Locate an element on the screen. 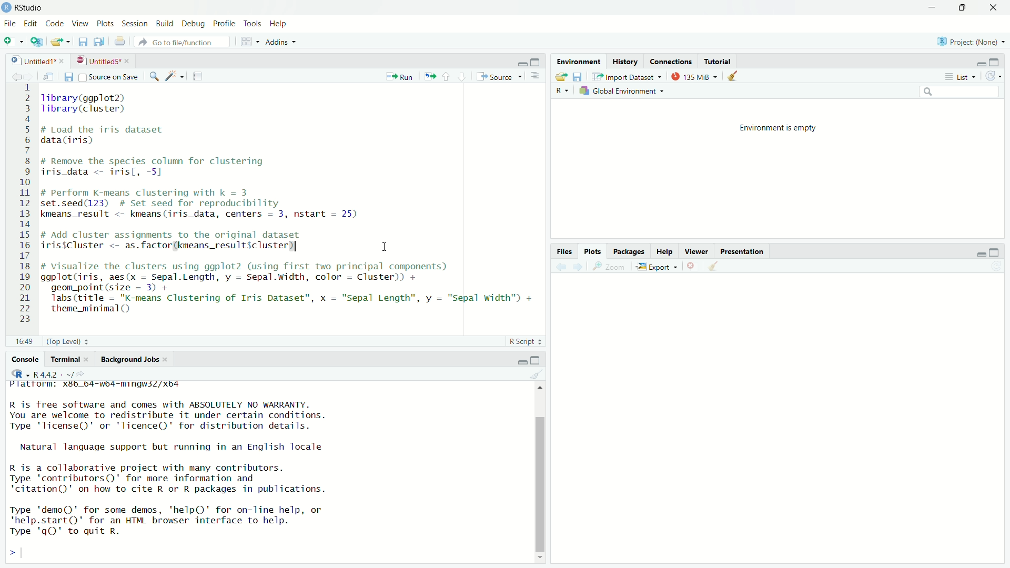 This screenshot has width=1010, height=568. run the current line or selection is located at coordinates (399, 76).